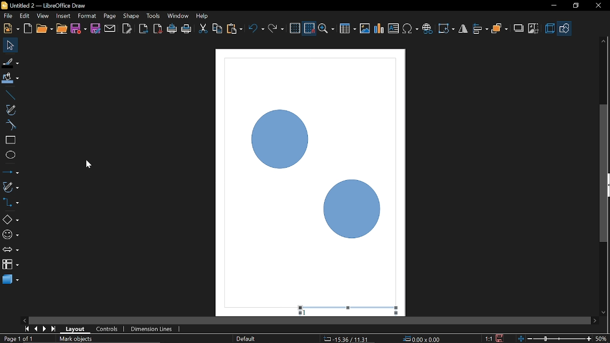  Describe the element at coordinates (44, 16) in the screenshot. I see `View` at that location.